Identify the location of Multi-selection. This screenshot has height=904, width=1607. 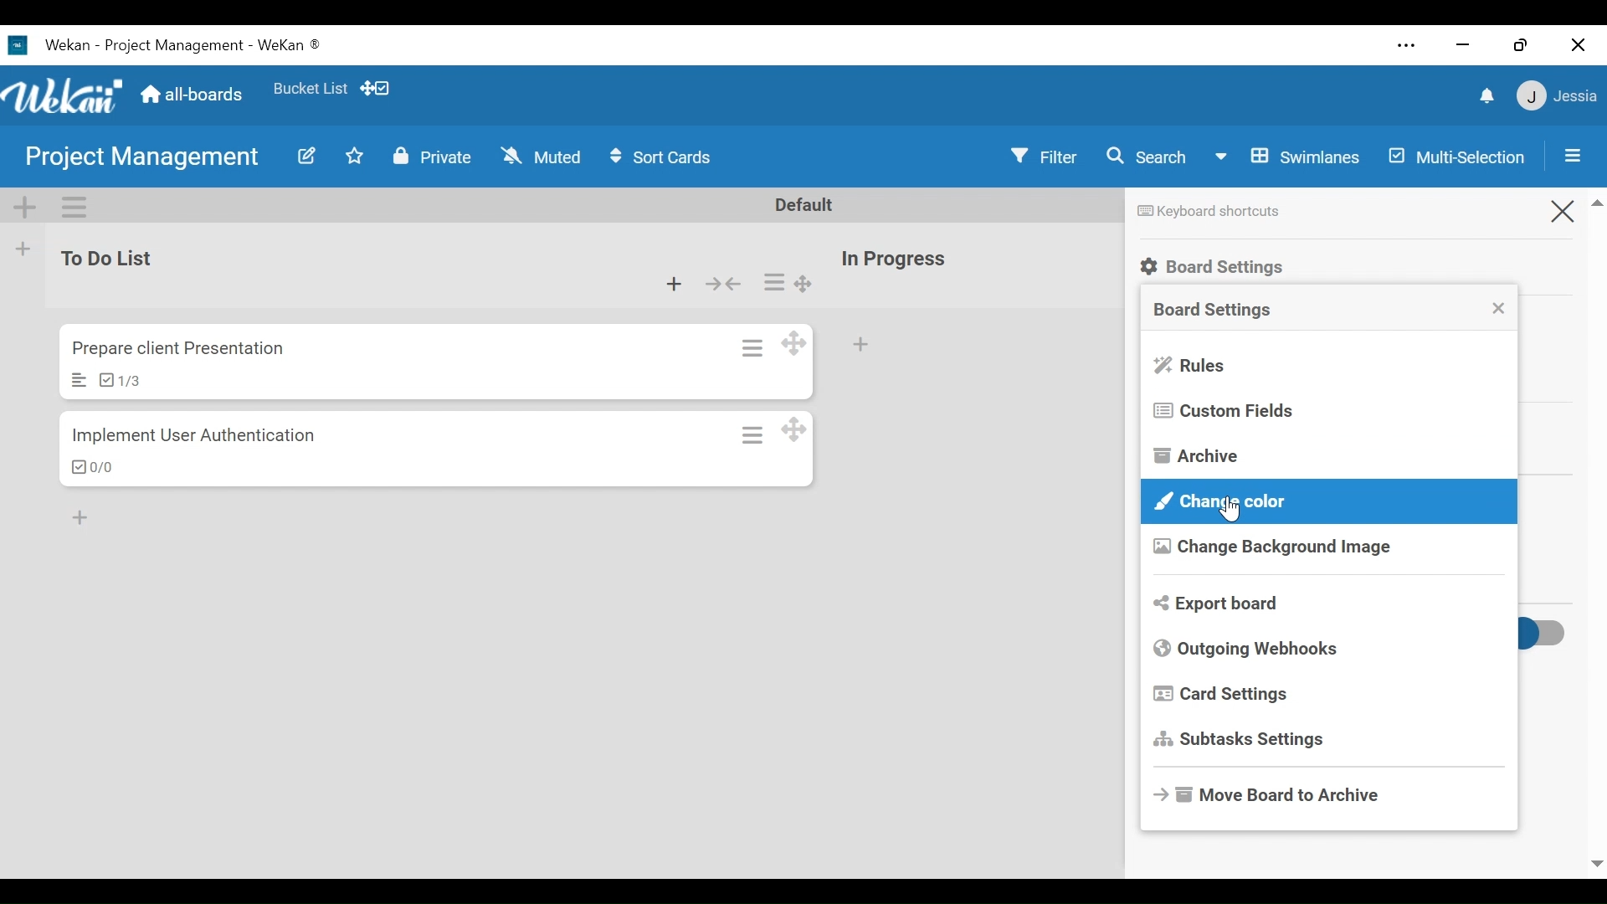
(1456, 157).